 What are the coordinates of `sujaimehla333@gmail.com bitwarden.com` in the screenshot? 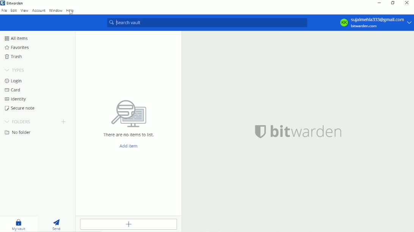 It's located at (382, 23).